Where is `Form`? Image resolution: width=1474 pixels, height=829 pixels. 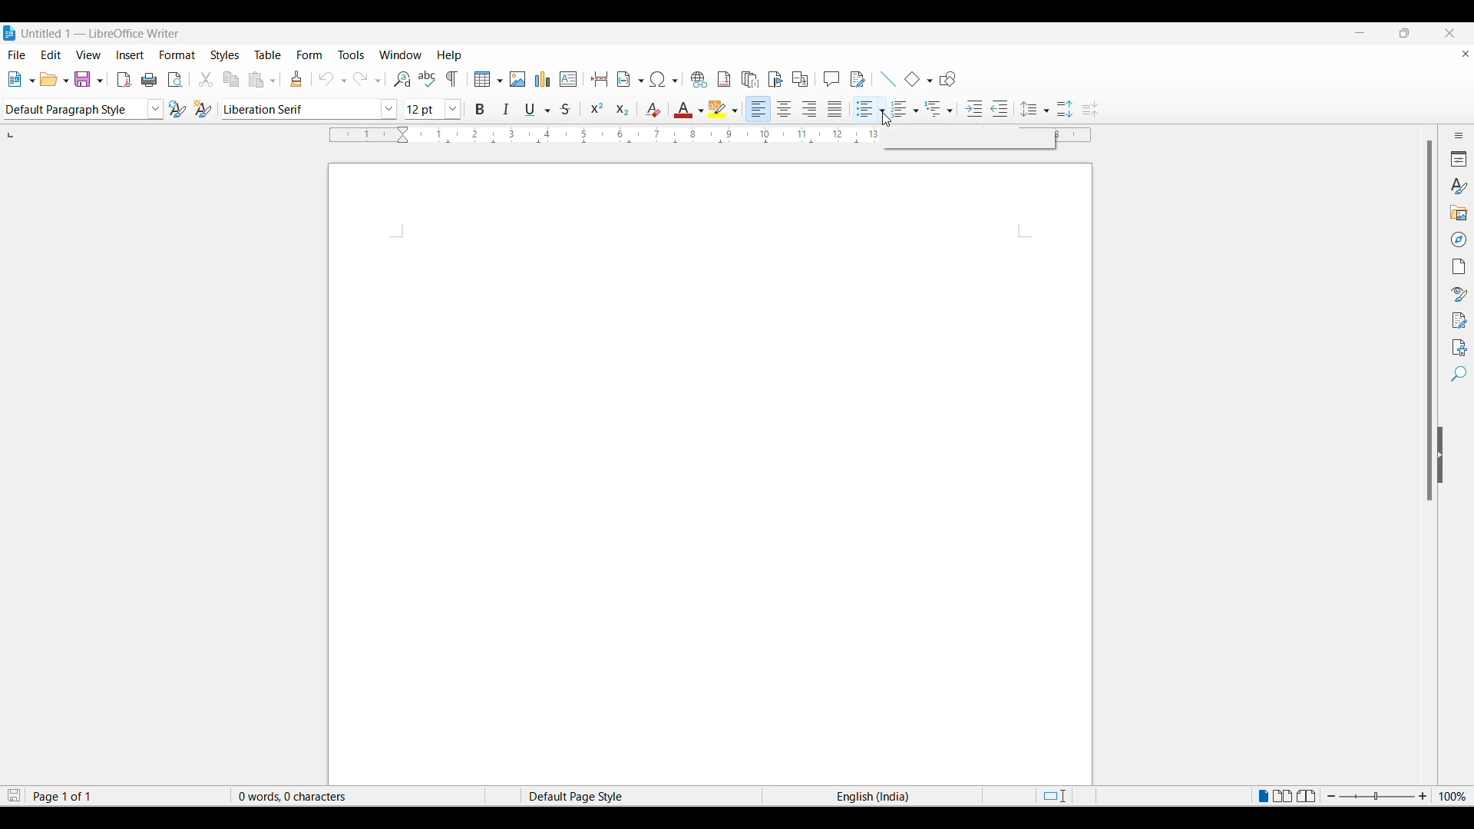
Form is located at coordinates (310, 54).